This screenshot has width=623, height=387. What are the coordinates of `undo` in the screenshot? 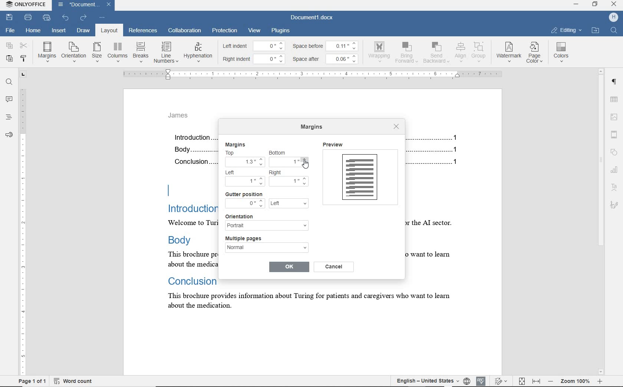 It's located at (65, 18).